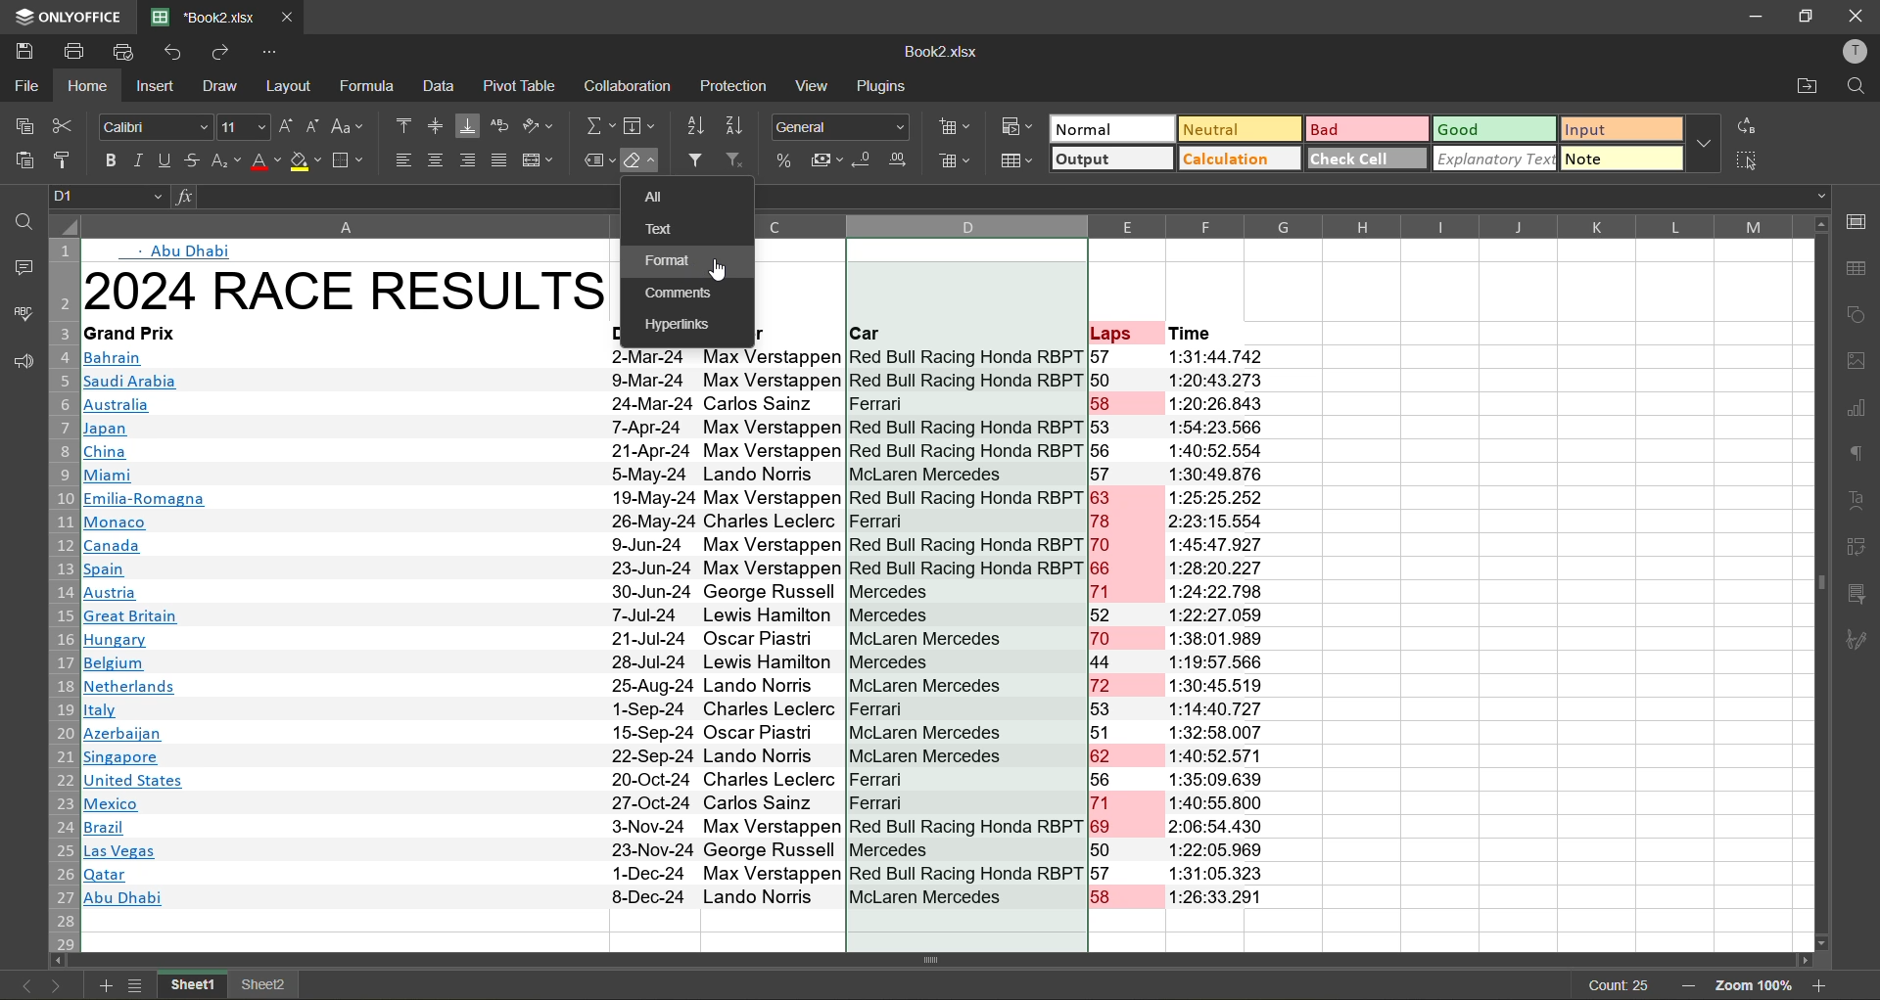  What do you see at coordinates (694, 160) in the screenshot?
I see `filter` at bounding box center [694, 160].